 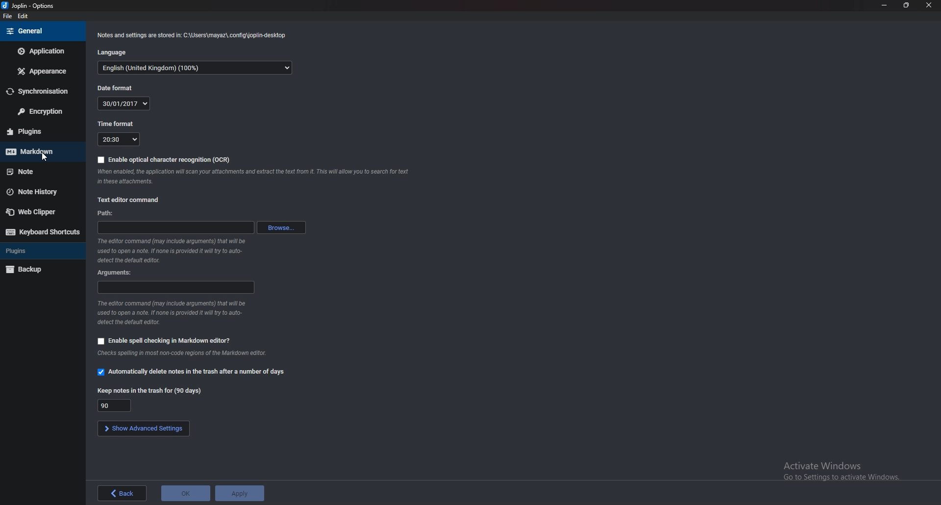 I want to click on path, so click(x=109, y=214).